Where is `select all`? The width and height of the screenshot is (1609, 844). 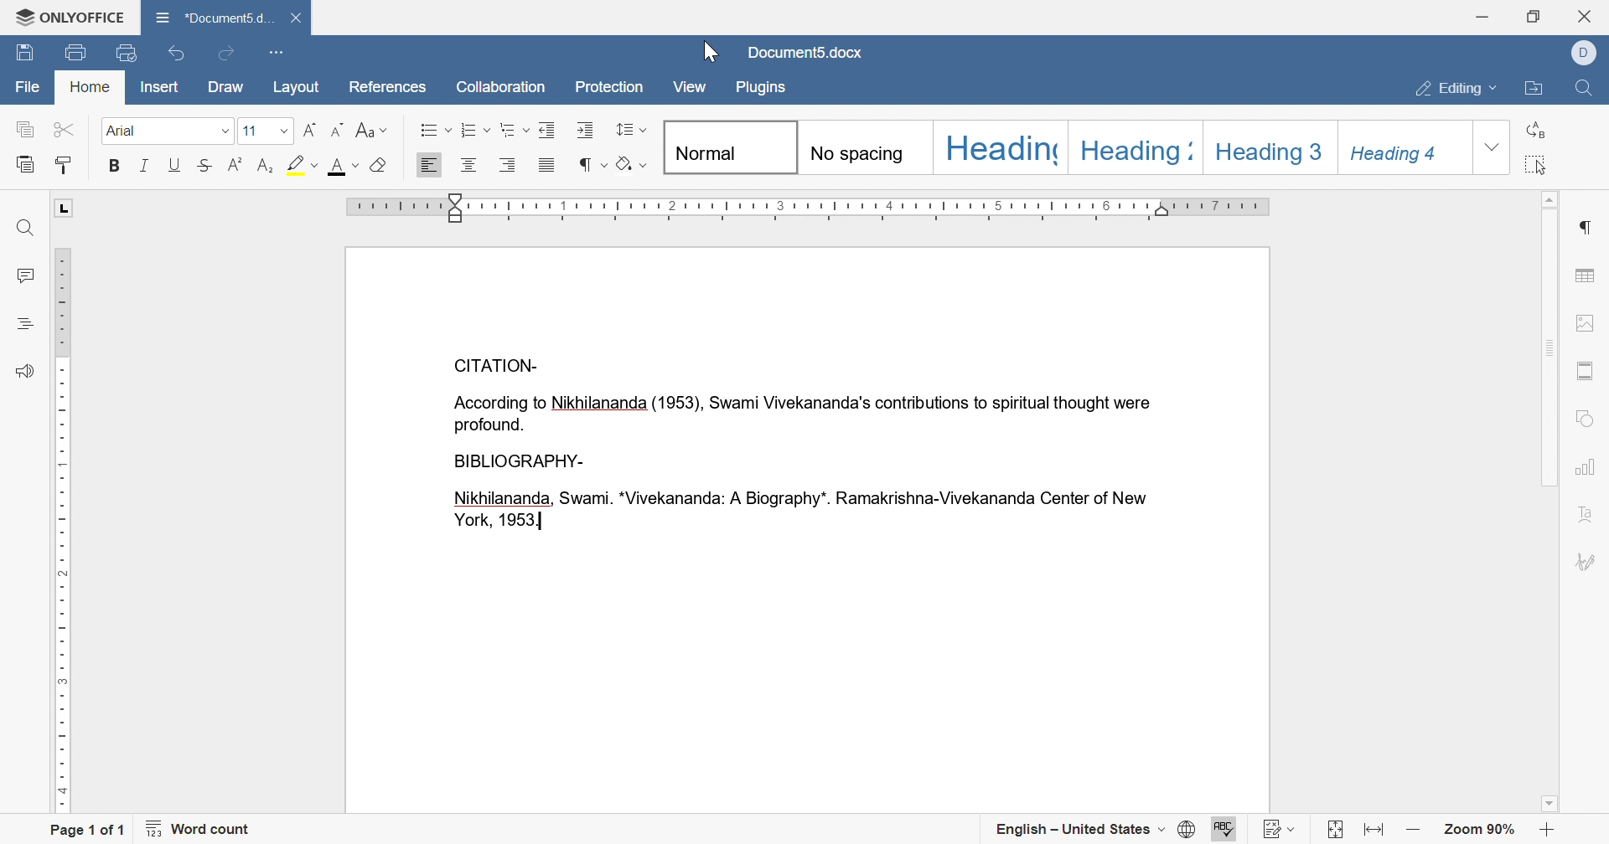
select all is located at coordinates (1541, 163).